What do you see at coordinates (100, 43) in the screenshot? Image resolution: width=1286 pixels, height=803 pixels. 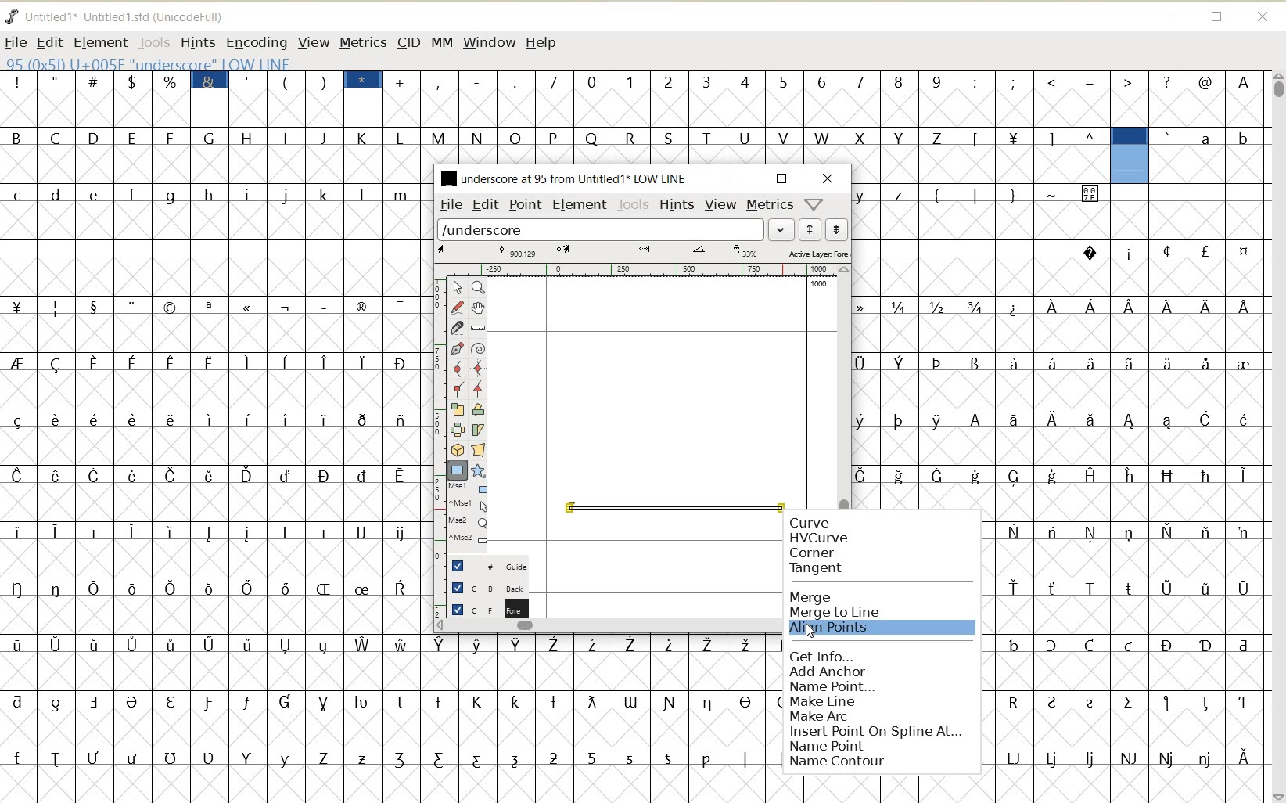 I see `ELEMENT` at bounding box center [100, 43].